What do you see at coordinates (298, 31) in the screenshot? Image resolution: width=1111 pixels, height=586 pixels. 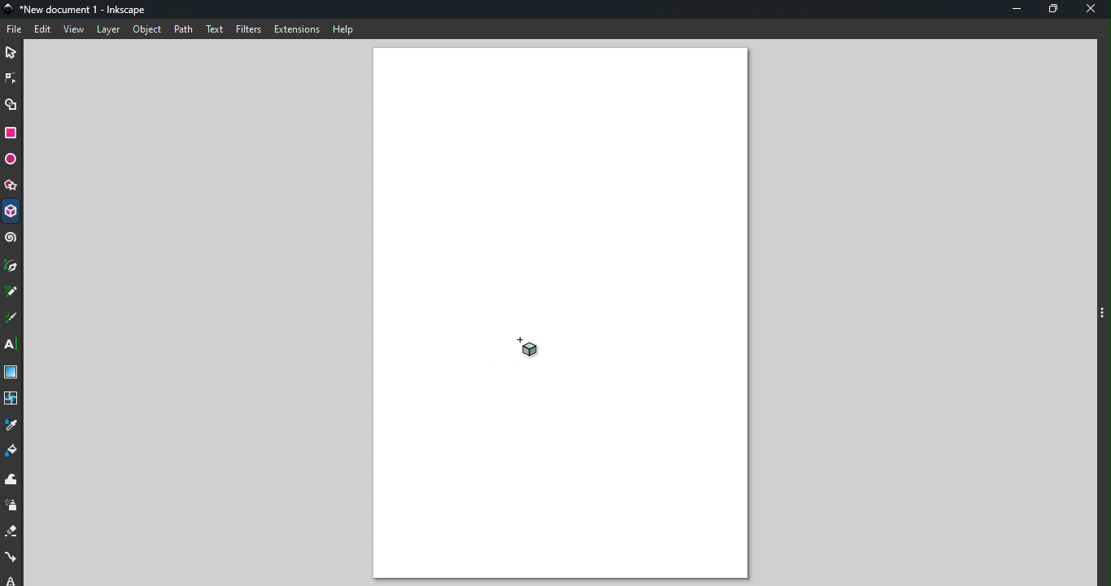 I see `Extensions` at bounding box center [298, 31].